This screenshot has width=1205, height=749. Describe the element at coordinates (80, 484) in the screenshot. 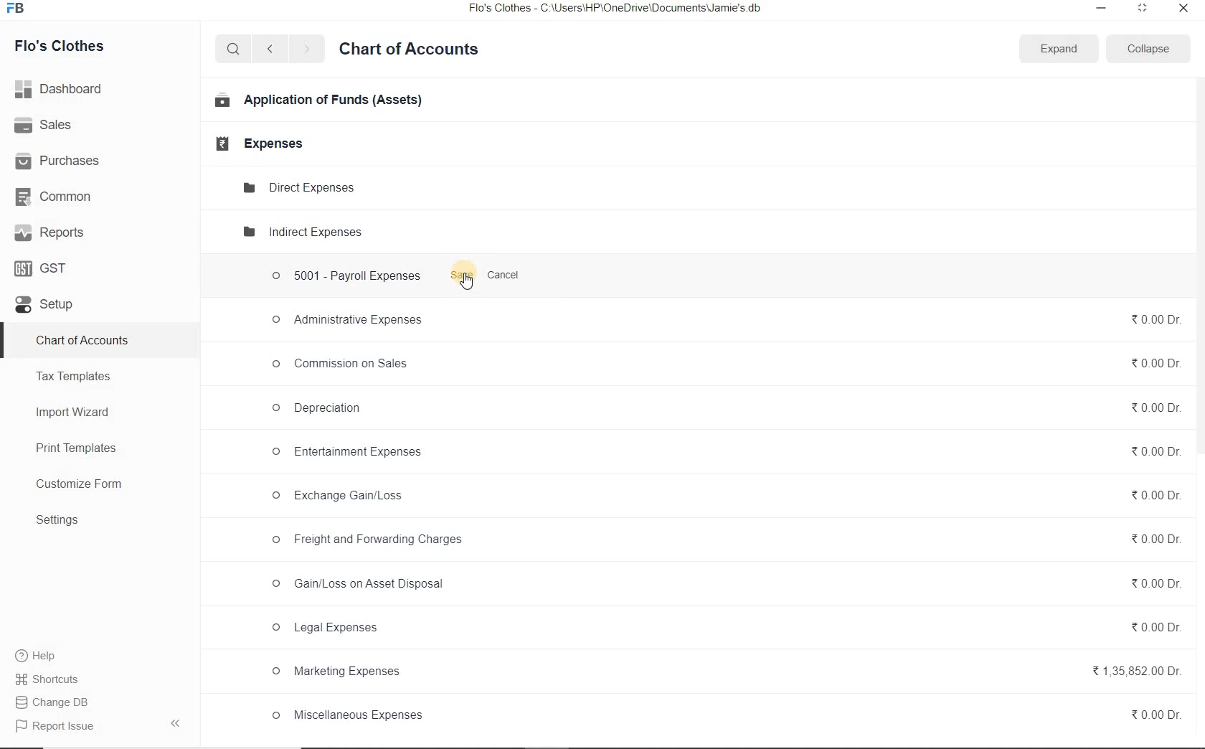

I see `Customize Form` at that location.